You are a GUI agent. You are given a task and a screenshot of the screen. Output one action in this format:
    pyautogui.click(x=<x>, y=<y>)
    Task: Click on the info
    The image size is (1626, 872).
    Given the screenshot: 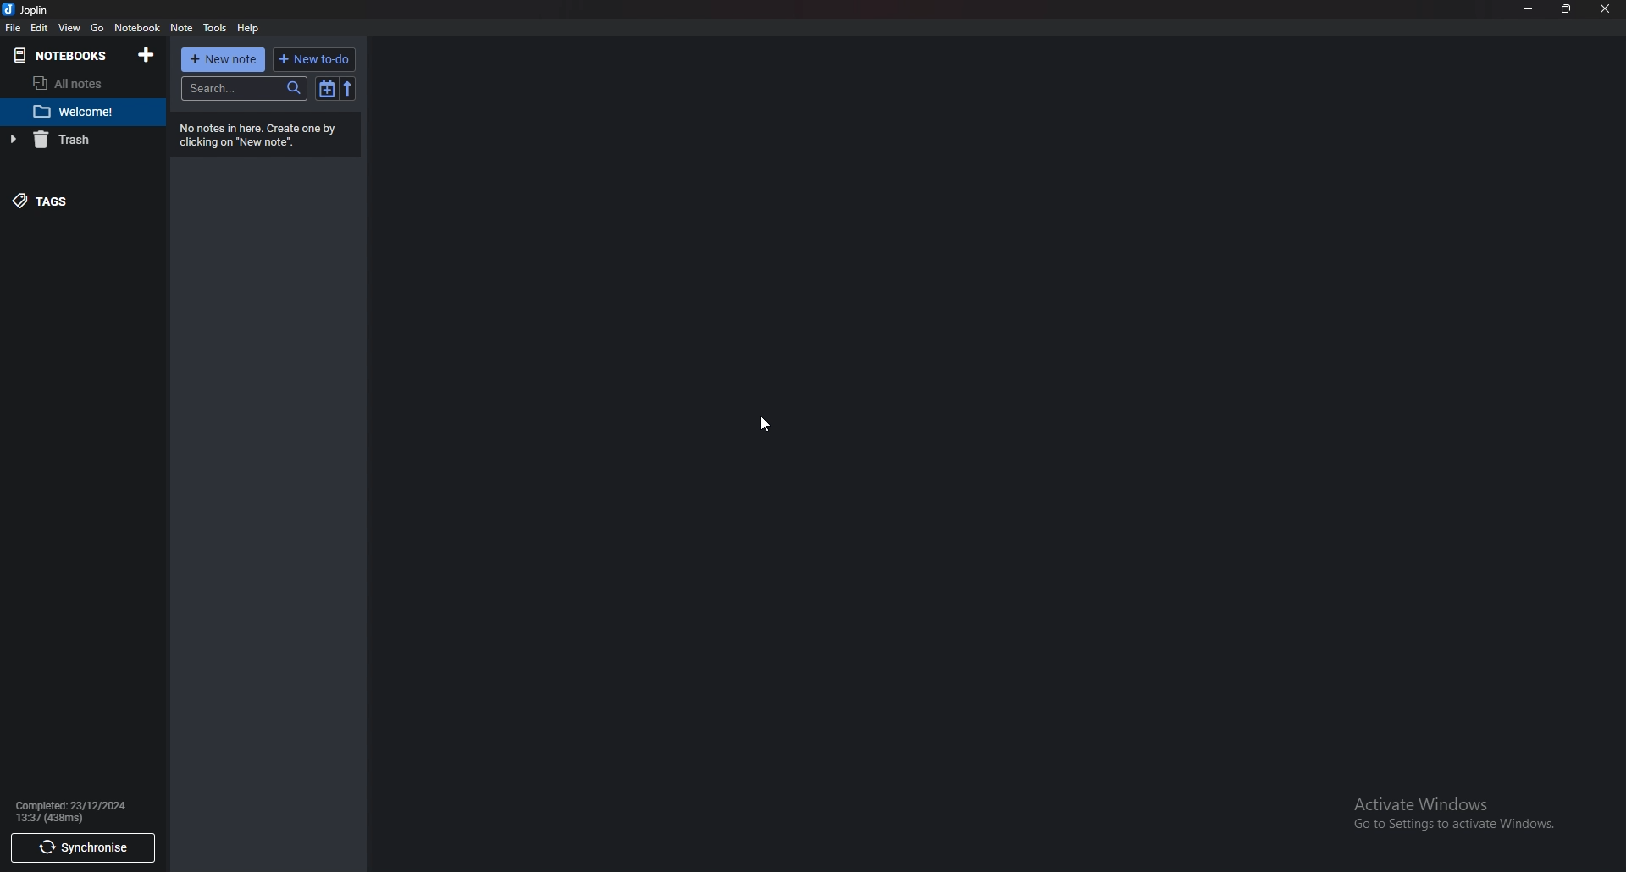 What is the action you would take?
    pyautogui.click(x=84, y=809)
    